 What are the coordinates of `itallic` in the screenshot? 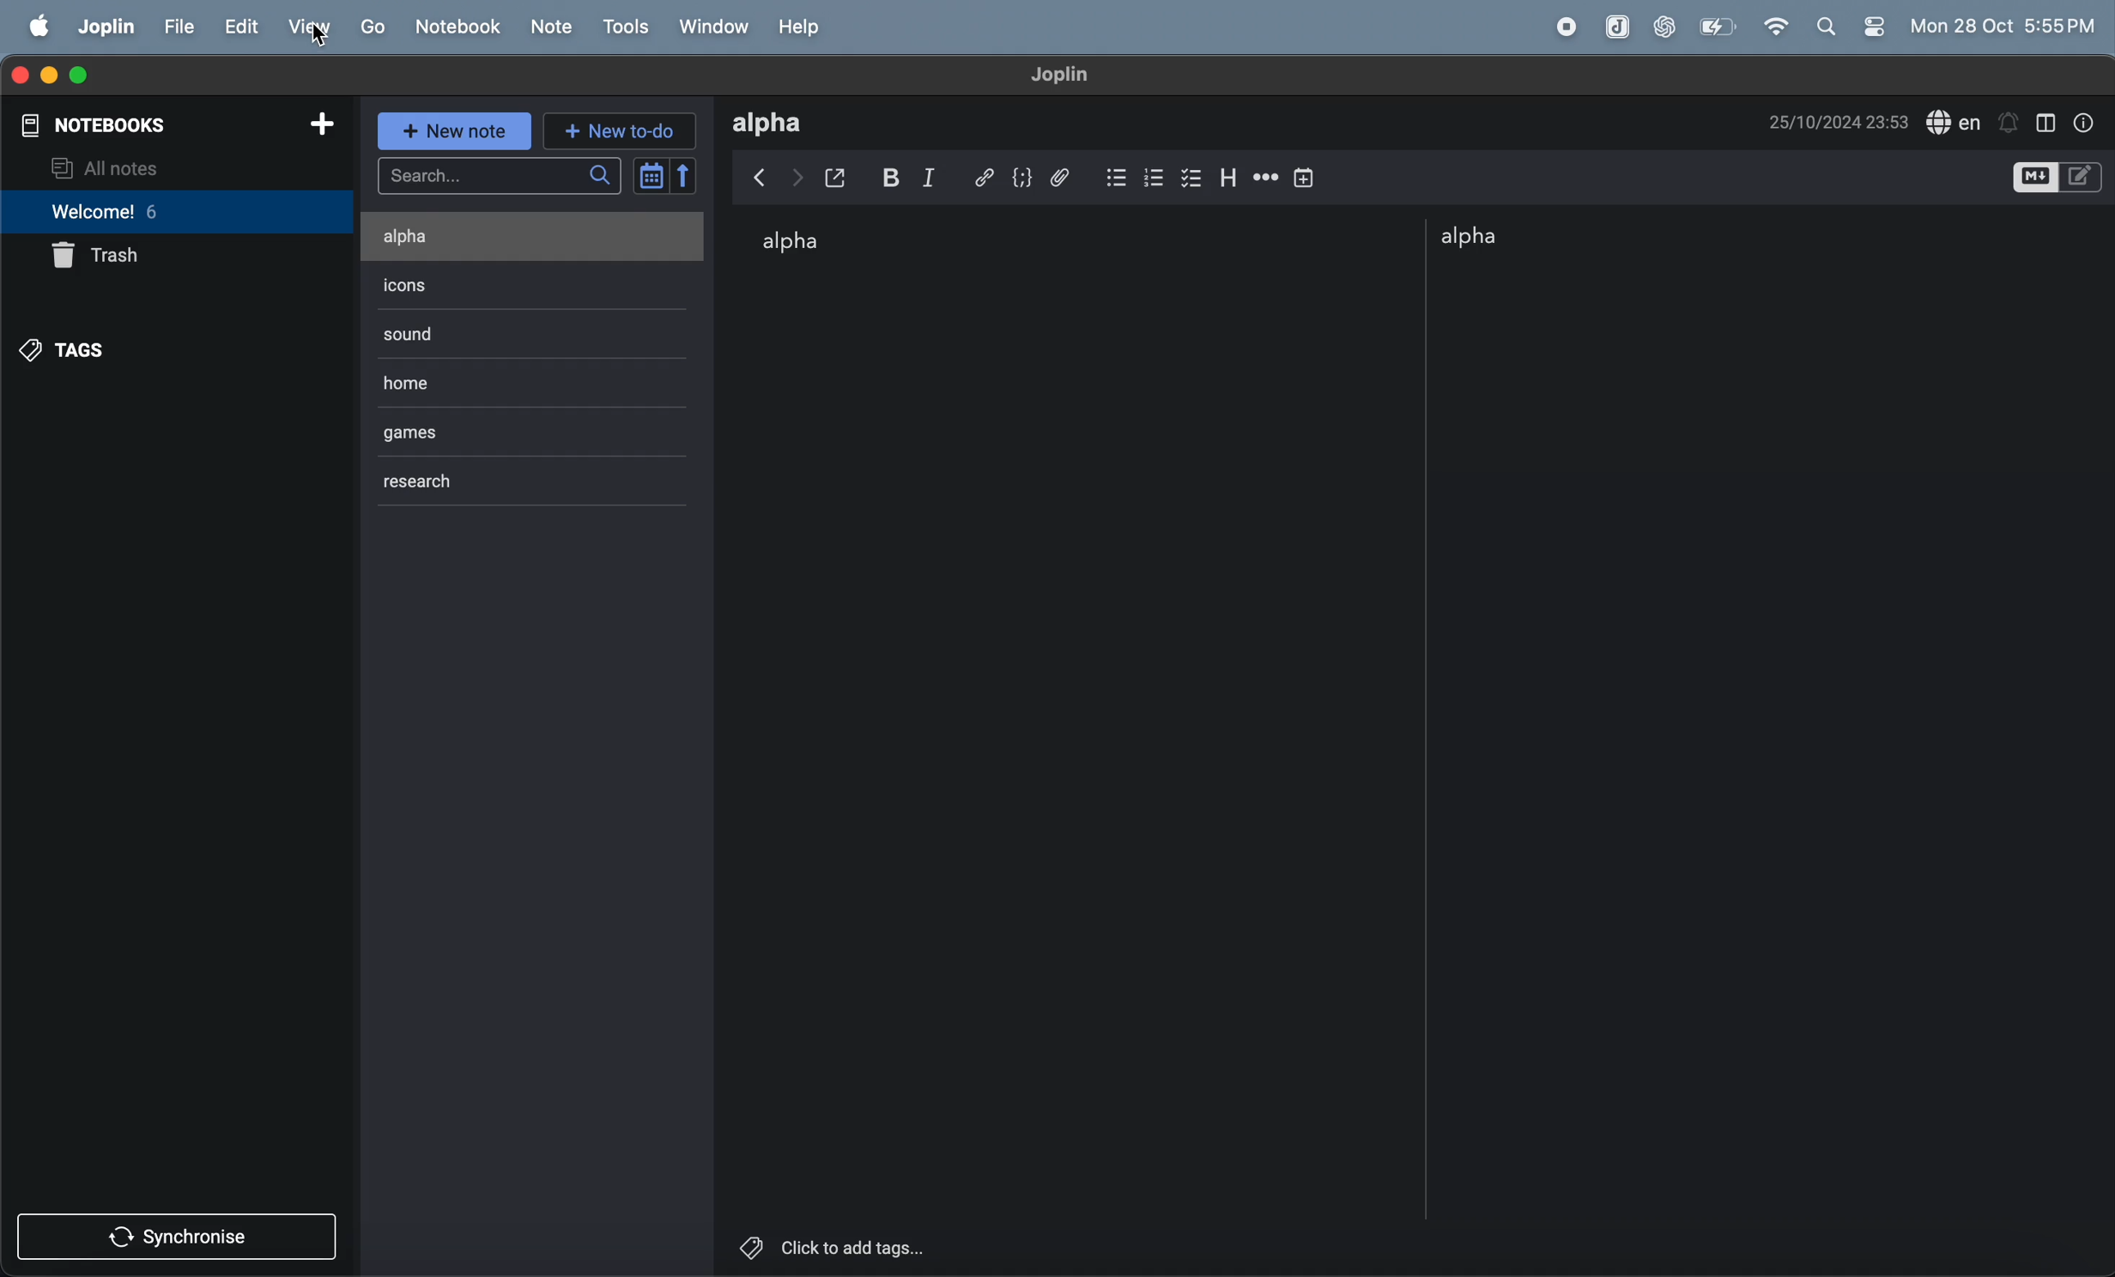 It's located at (943, 177).